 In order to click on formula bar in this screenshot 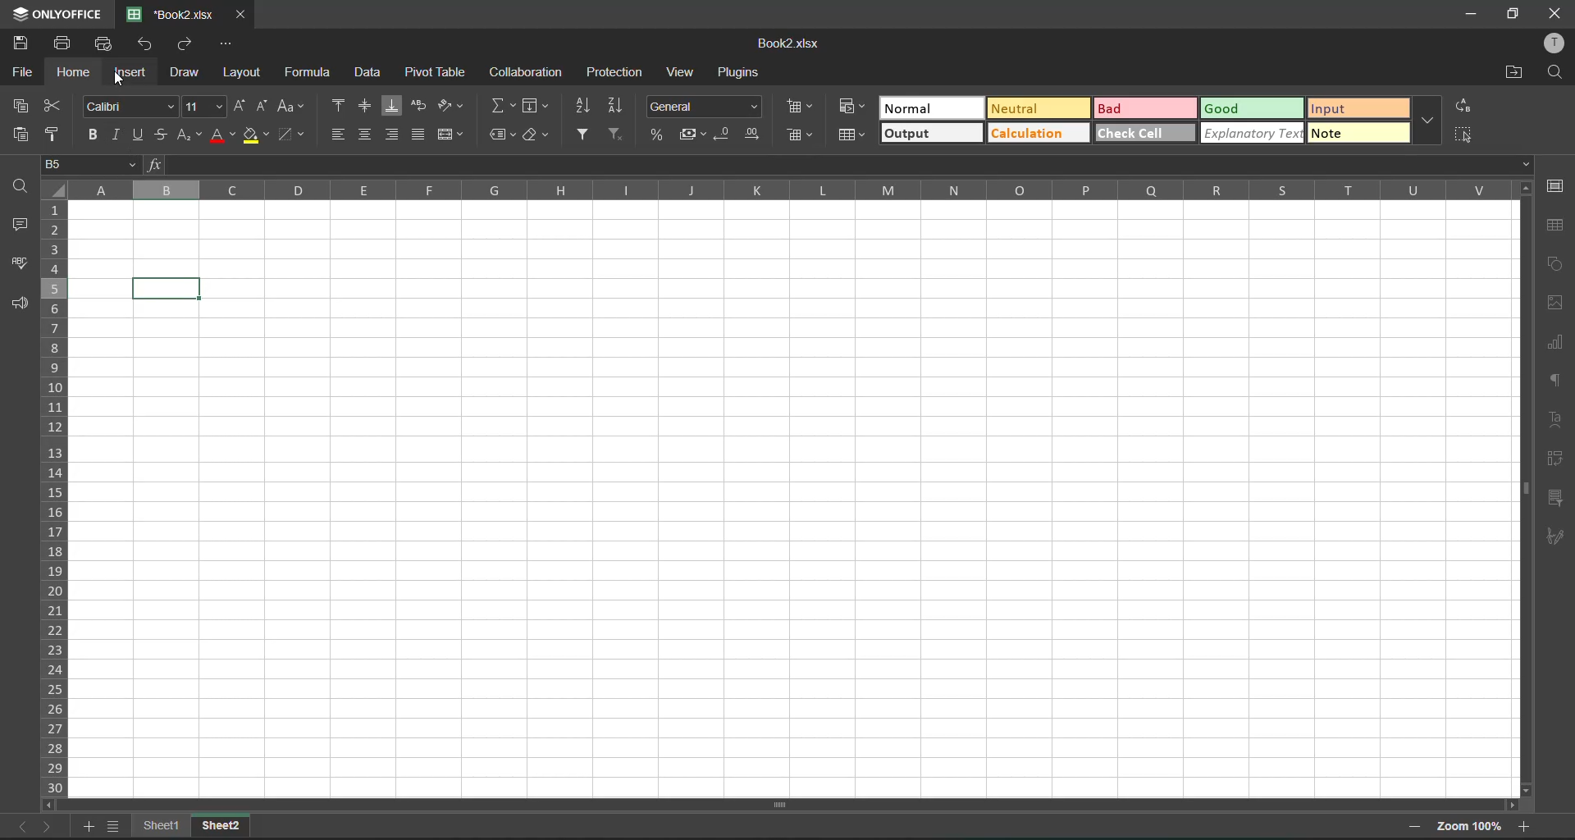, I will do `click(847, 164)`.